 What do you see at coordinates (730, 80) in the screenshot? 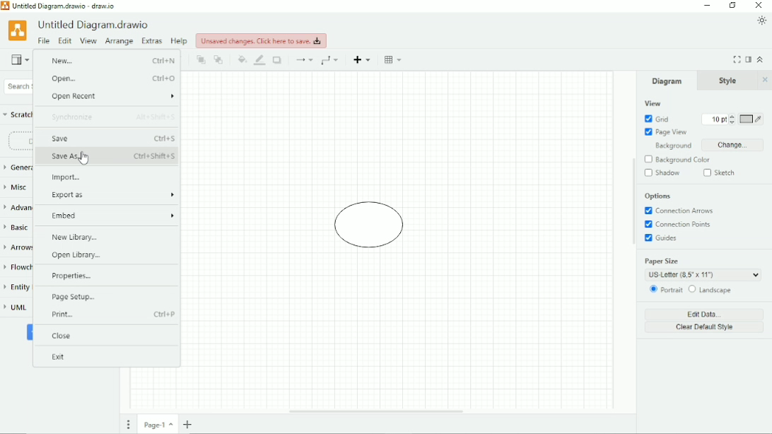
I see `Style` at bounding box center [730, 80].